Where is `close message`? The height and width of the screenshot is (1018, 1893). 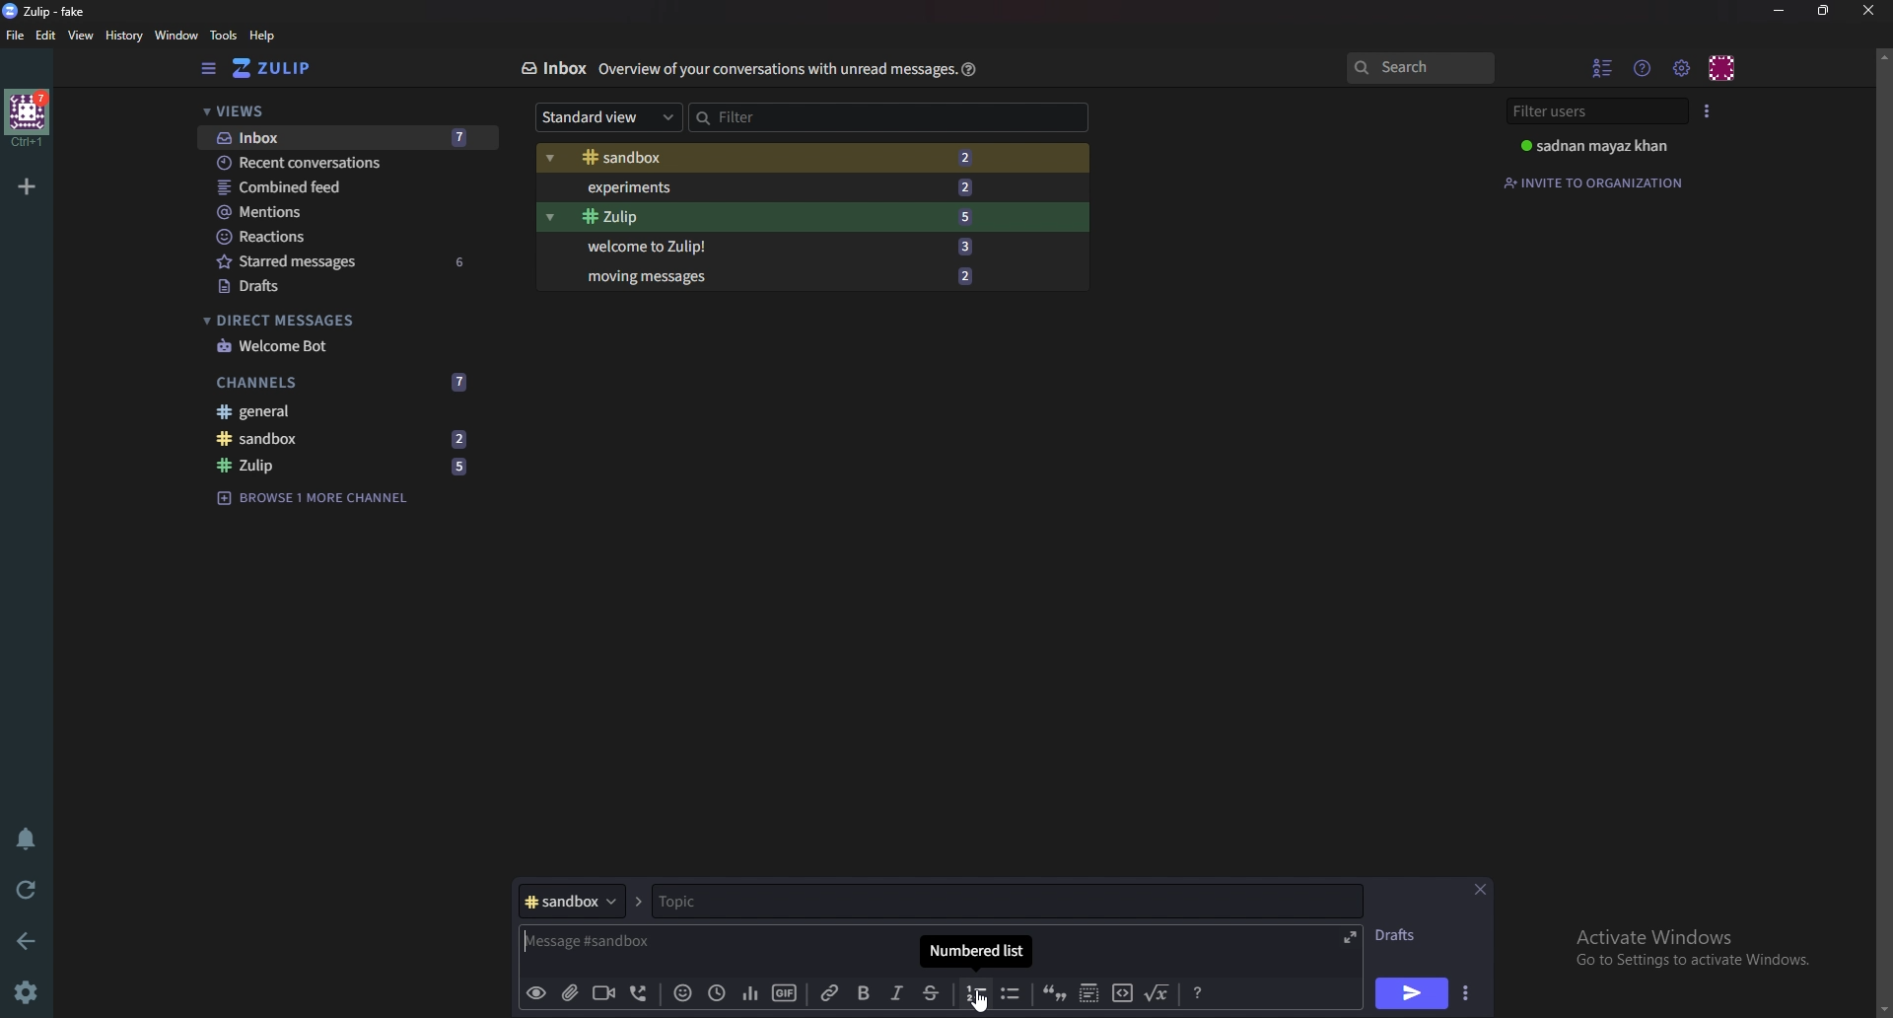 close message is located at coordinates (1481, 889).